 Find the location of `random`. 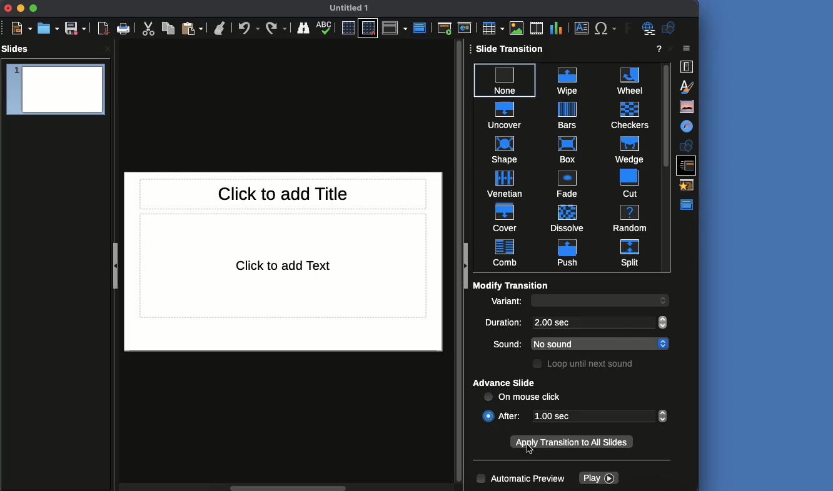

random is located at coordinates (629, 218).